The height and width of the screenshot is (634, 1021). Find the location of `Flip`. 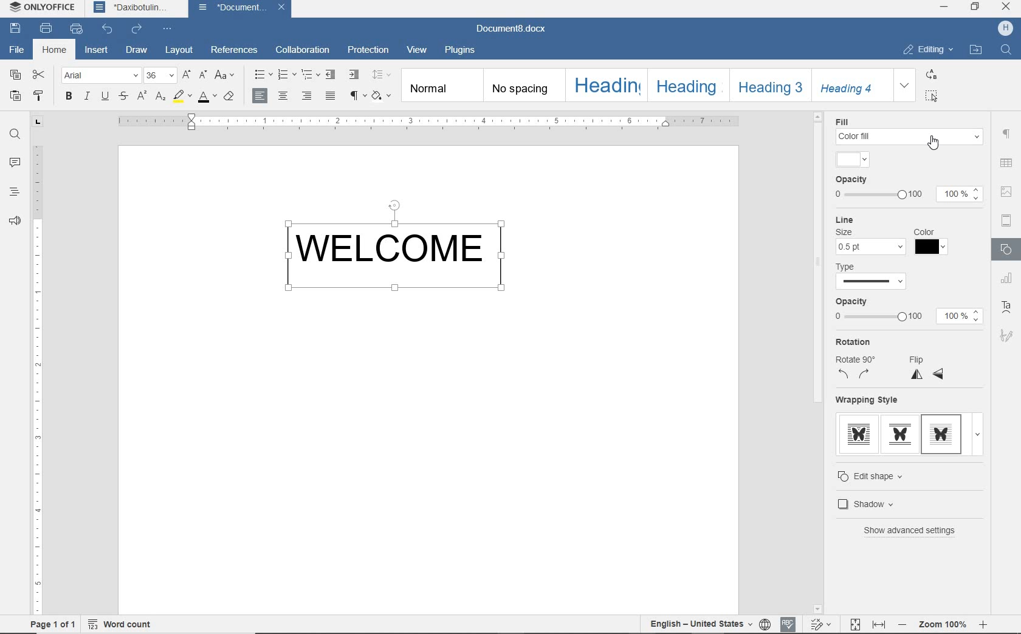

Flip is located at coordinates (919, 359).